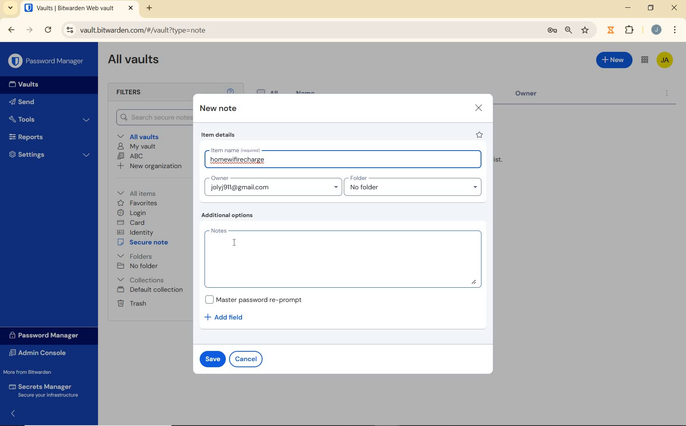 The width and height of the screenshot is (686, 426). I want to click on item details, so click(219, 135).